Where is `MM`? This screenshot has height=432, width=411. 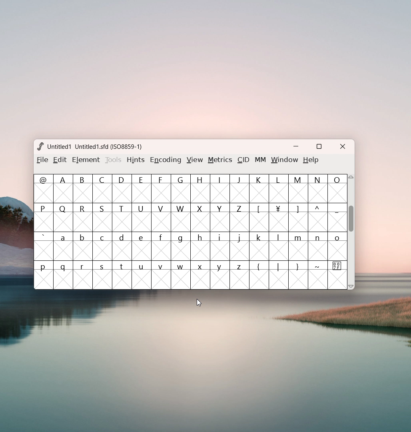
MM is located at coordinates (260, 159).